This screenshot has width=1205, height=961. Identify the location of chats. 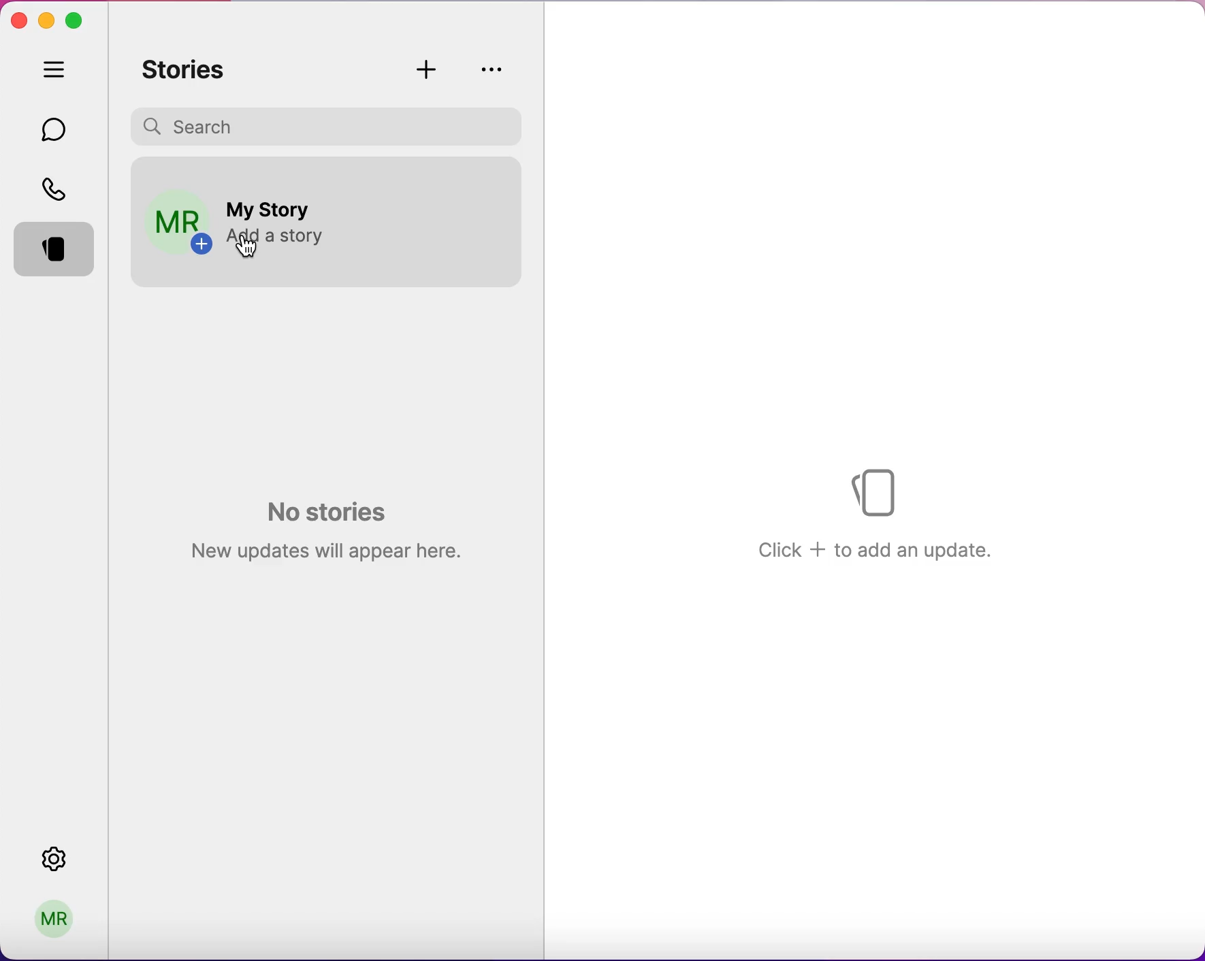
(57, 129).